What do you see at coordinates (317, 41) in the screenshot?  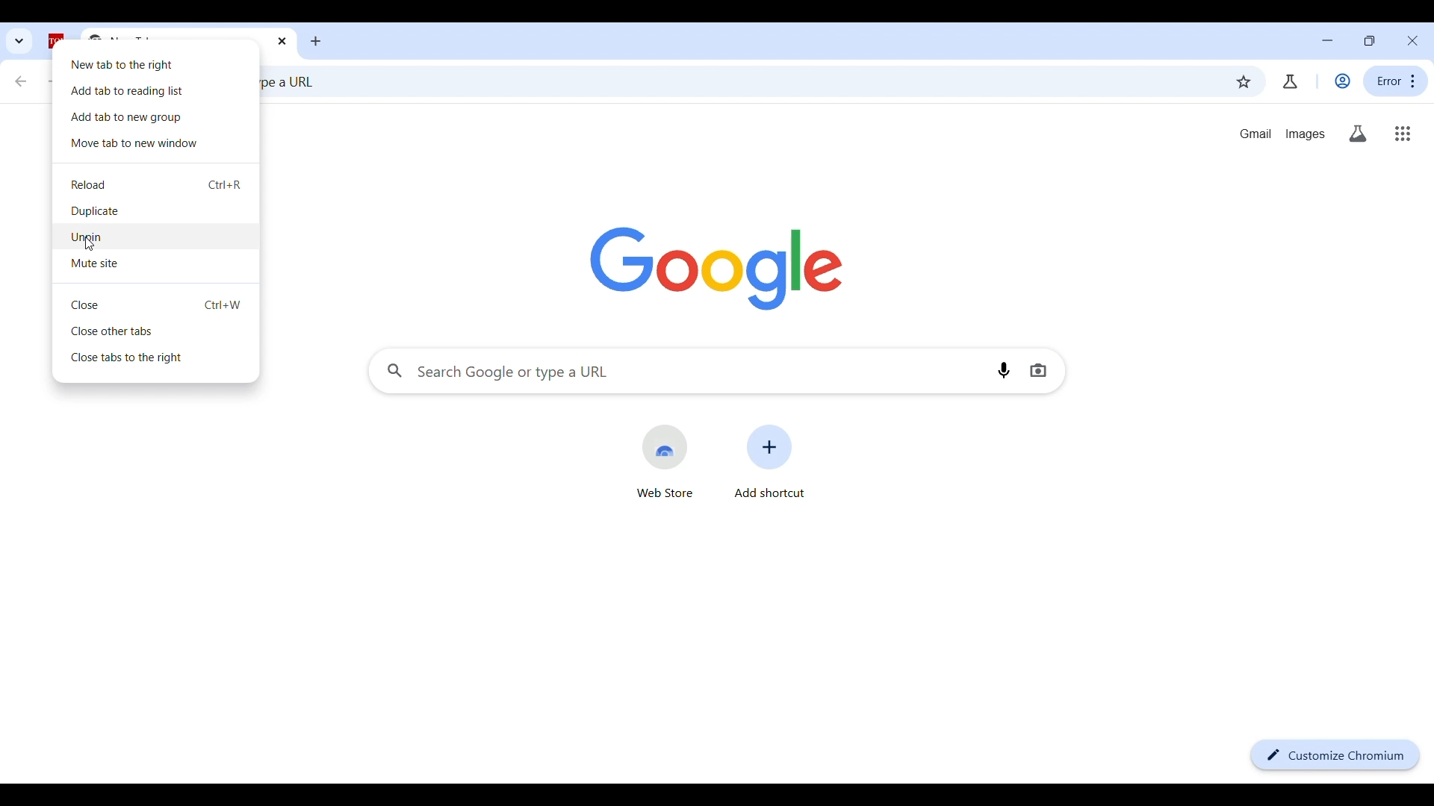 I see `Add new tab` at bounding box center [317, 41].